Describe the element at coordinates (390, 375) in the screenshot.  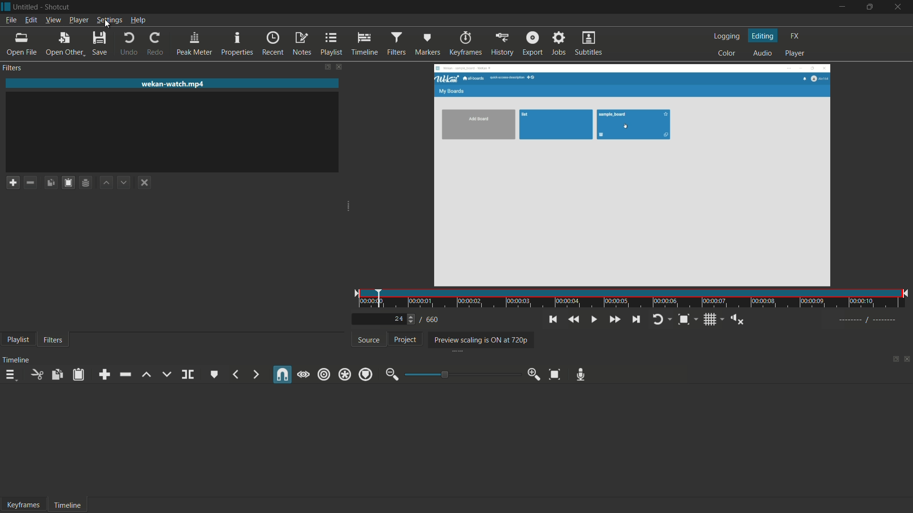
I see `zoom out` at that location.